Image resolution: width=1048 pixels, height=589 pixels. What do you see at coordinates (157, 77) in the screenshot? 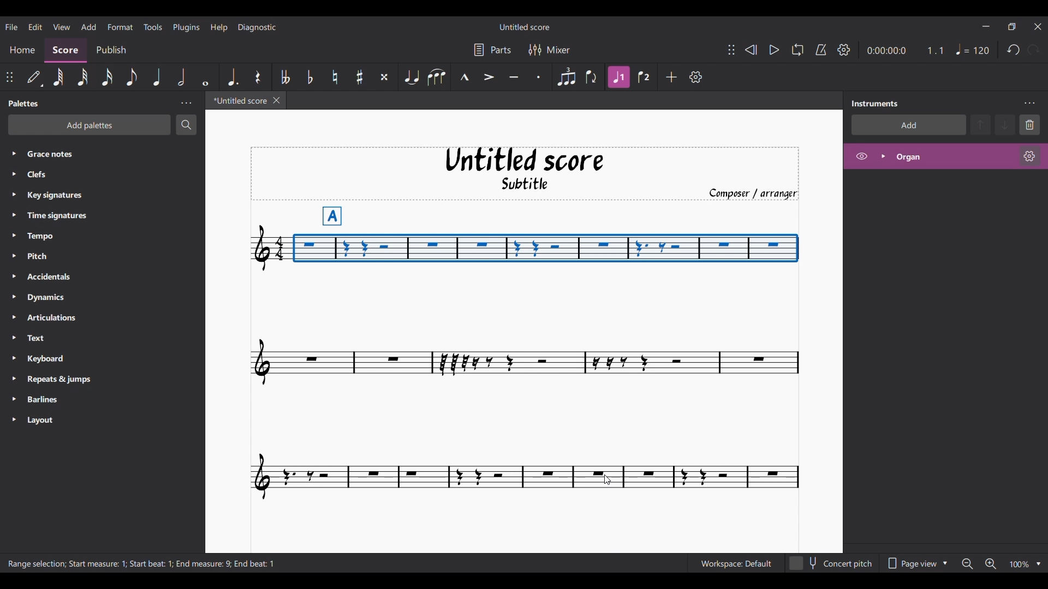
I see `Quarter note` at bounding box center [157, 77].